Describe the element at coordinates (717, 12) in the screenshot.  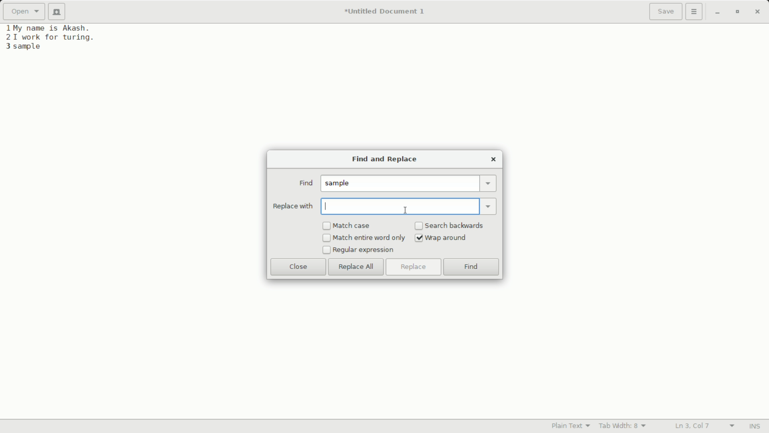
I see `minimize` at that location.